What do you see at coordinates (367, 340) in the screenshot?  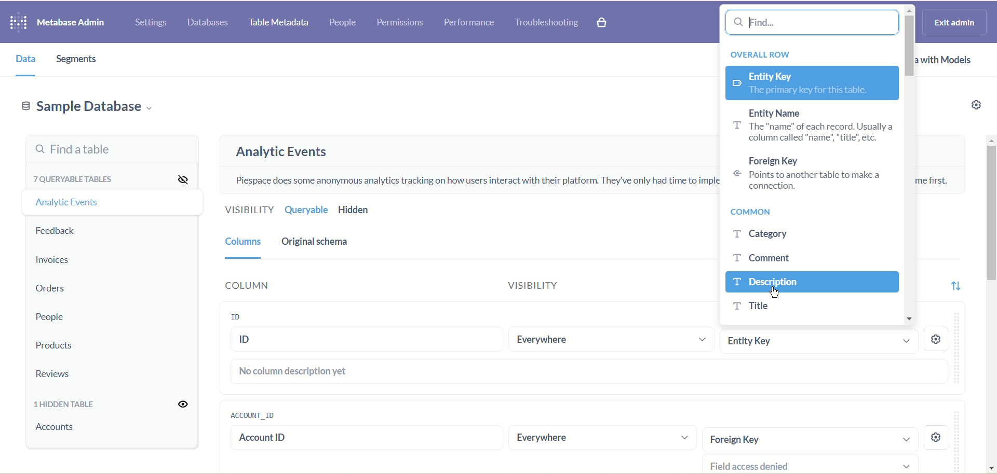 I see `ID` at bounding box center [367, 340].